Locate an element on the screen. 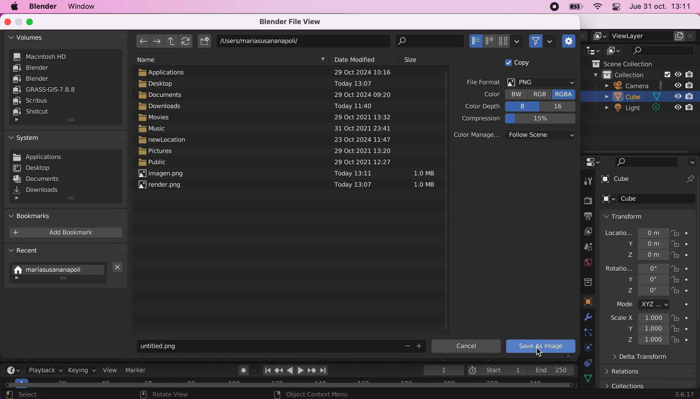  jump to next keyframe is located at coordinates (311, 370).